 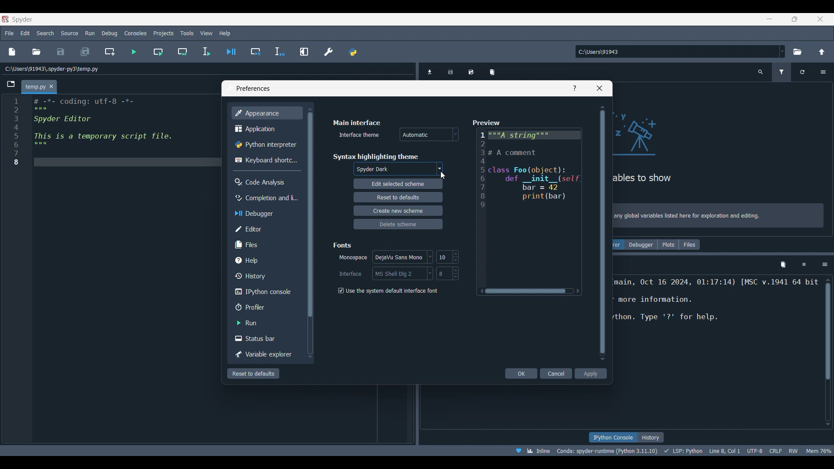 I want to click on cursor, so click(x=443, y=175).